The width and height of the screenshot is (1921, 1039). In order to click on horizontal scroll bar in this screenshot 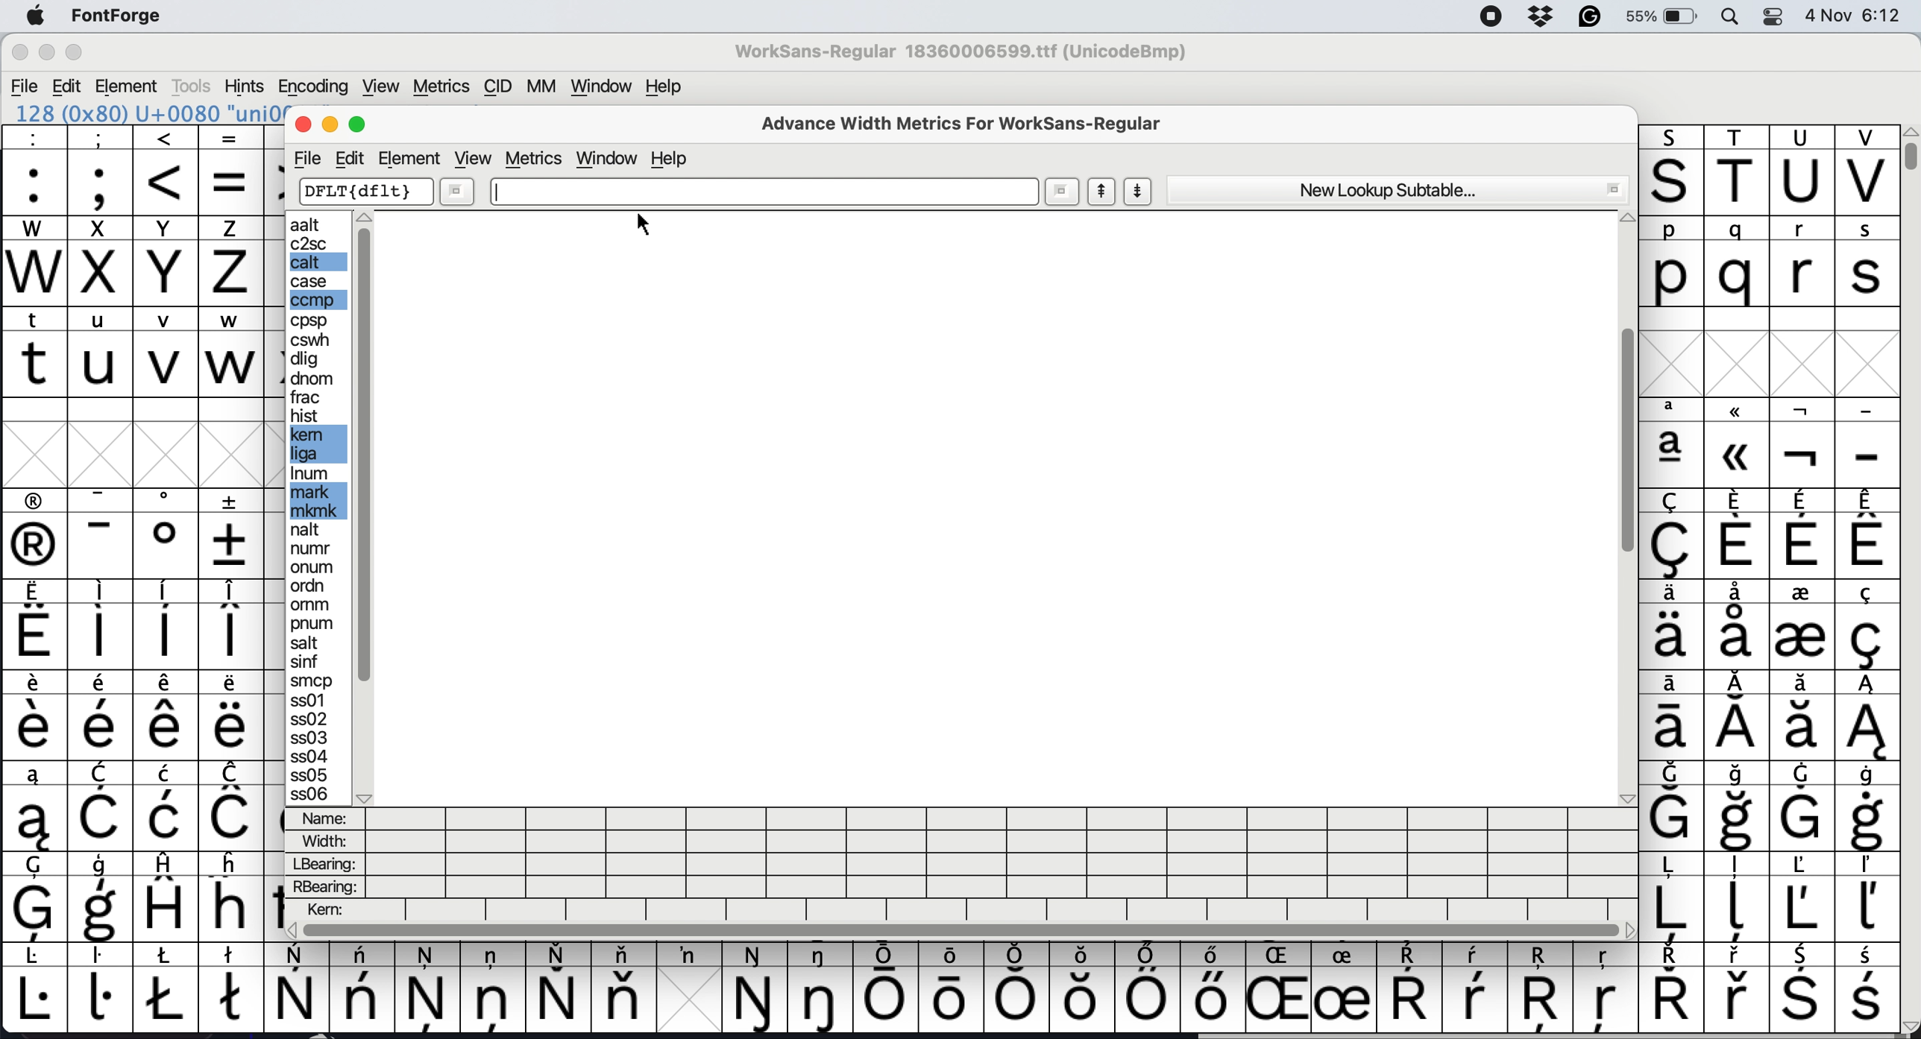, I will do `click(964, 931)`.